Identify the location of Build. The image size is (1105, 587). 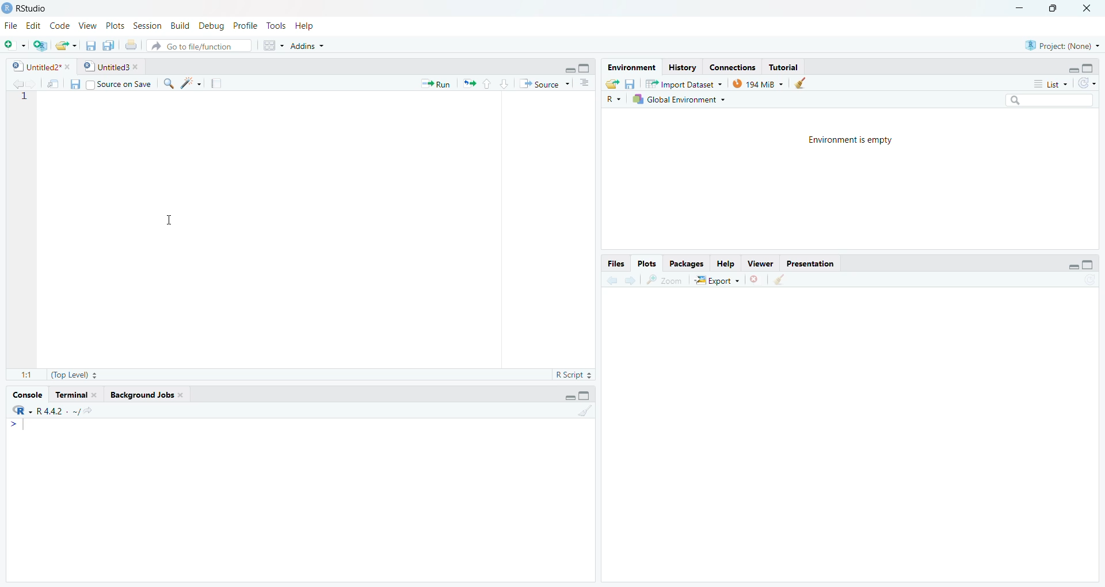
(178, 25).